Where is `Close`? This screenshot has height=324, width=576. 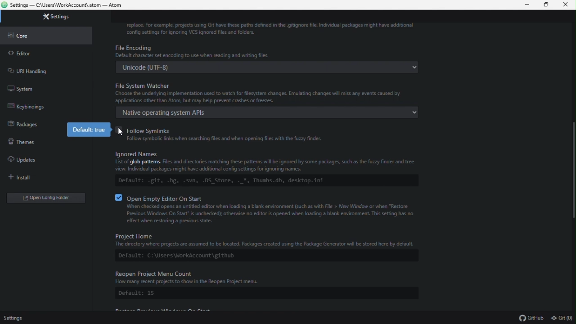
Close is located at coordinates (566, 5).